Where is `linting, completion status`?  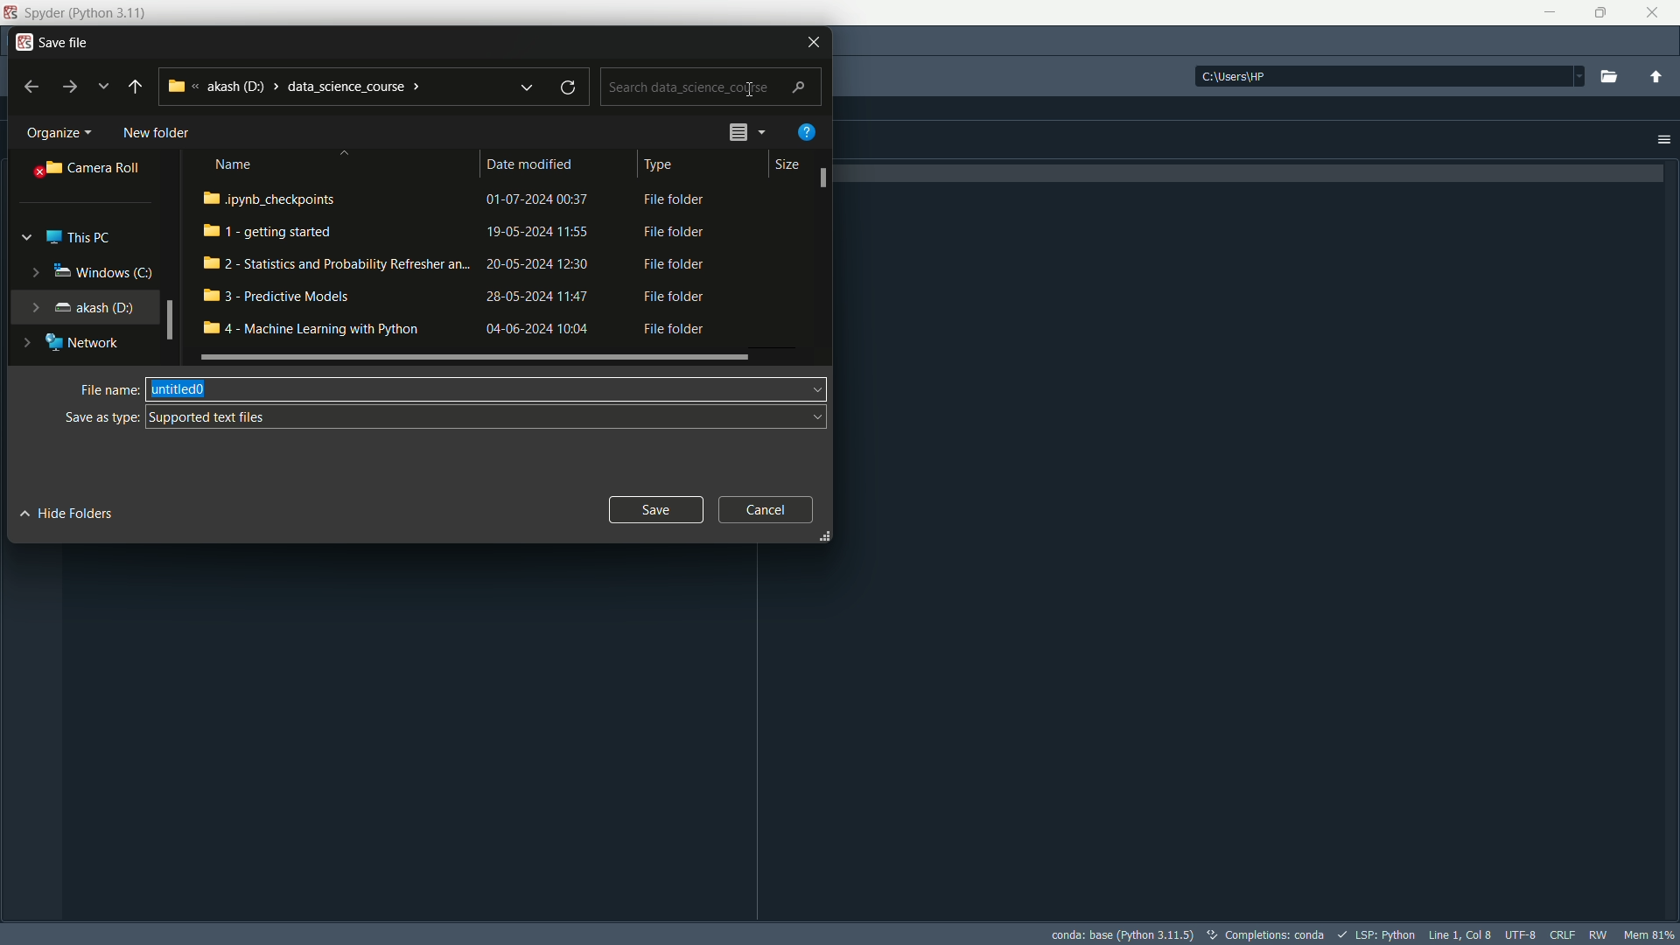
linting, completion status is located at coordinates (1377, 934).